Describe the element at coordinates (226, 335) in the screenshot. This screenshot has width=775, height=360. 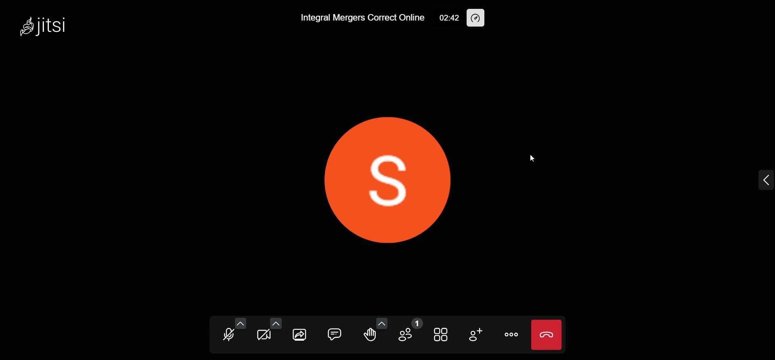
I see `unmute your mic` at that location.